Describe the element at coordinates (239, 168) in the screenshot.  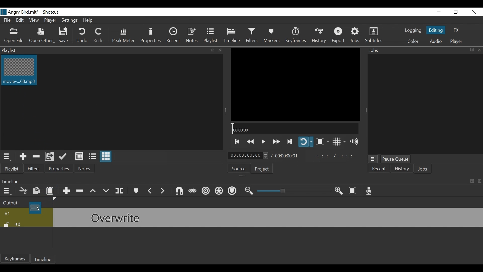
I see `Source` at that location.